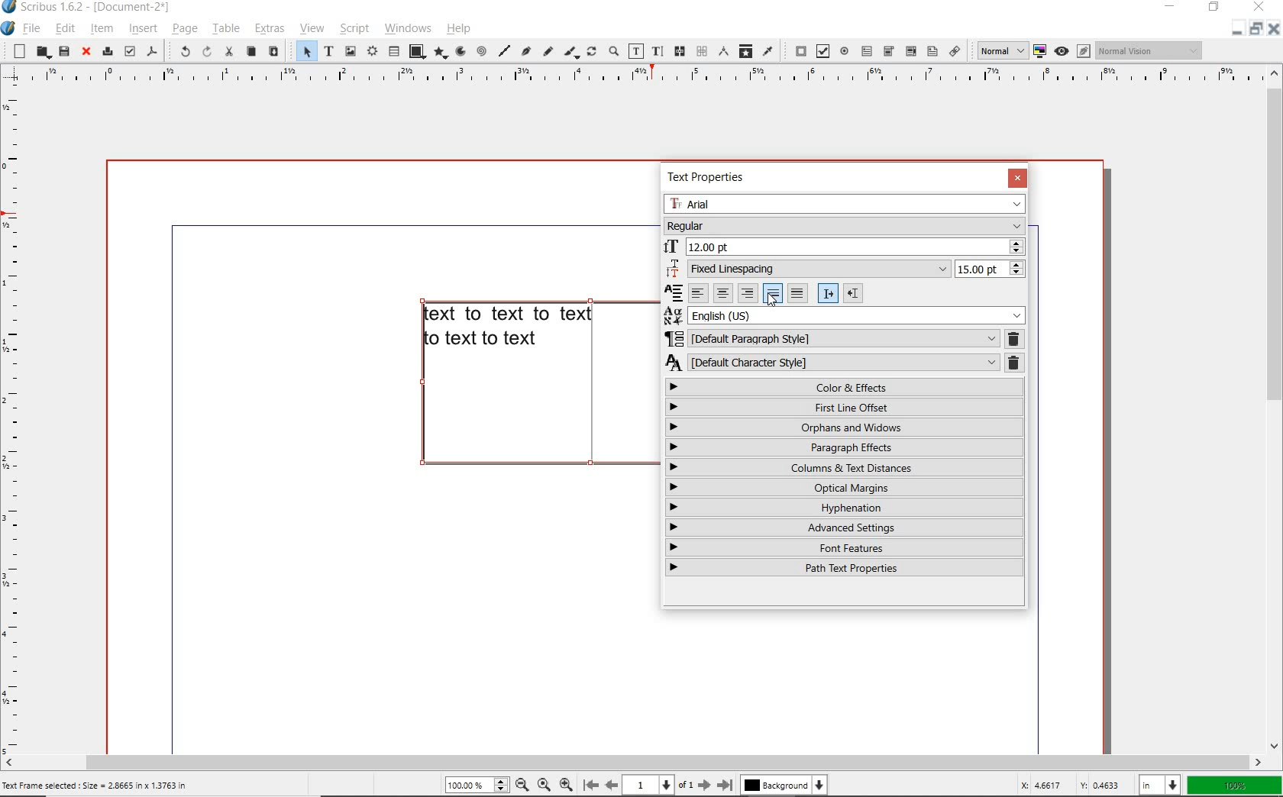 This screenshot has width=1283, height=797. What do you see at coordinates (311, 28) in the screenshot?
I see `view` at bounding box center [311, 28].